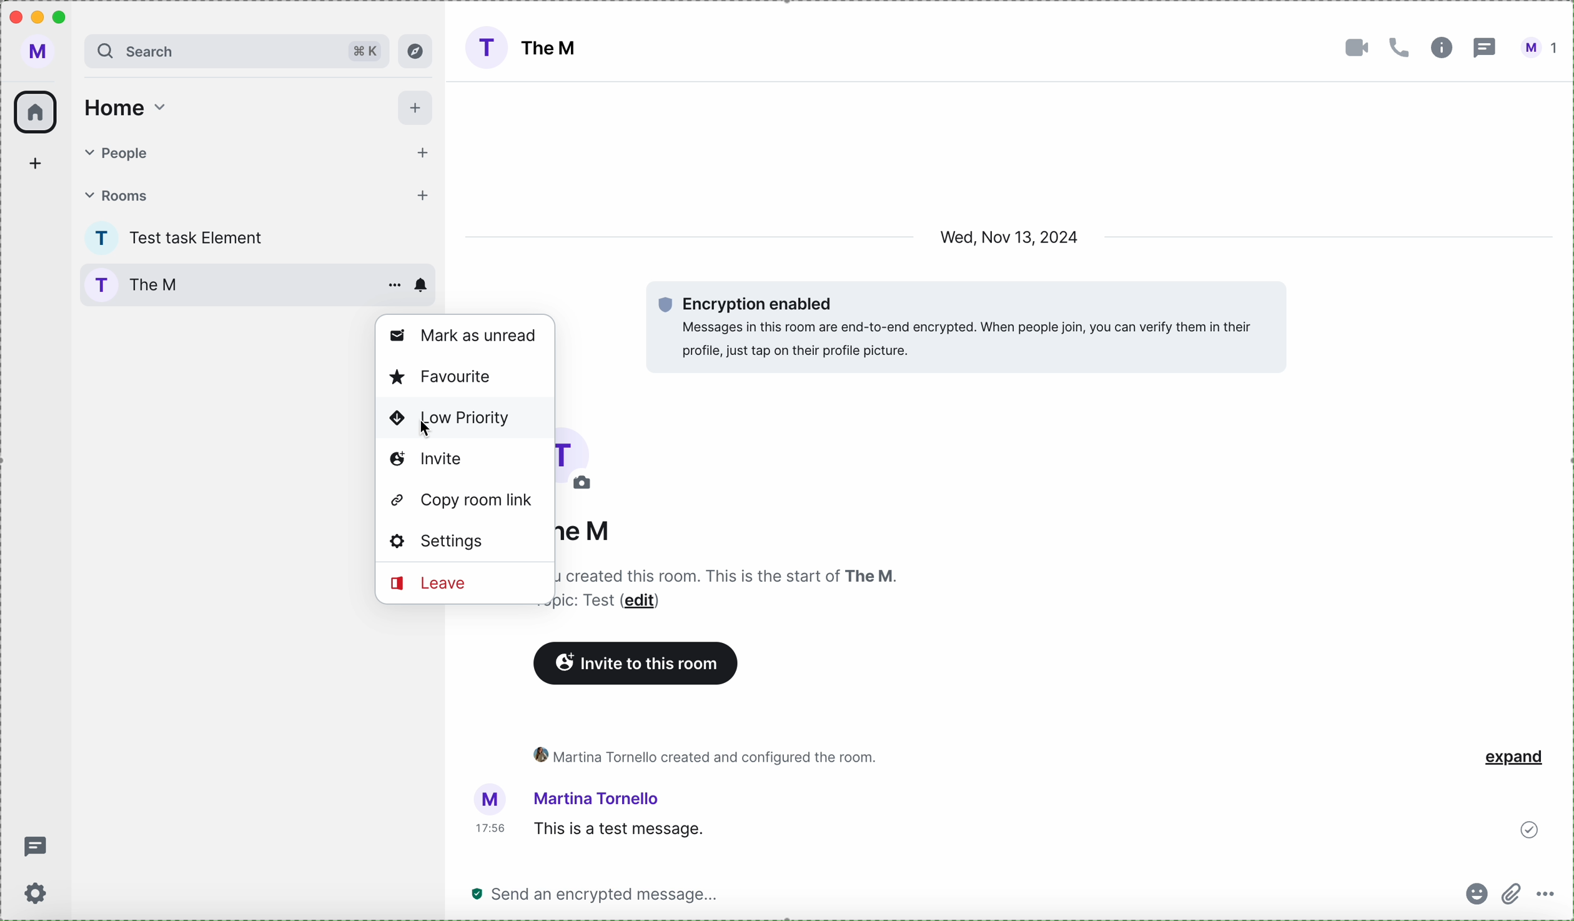  What do you see at coordinates (36, 892) in the screenshot?
I see `settings` at bounding box center [36, 892].